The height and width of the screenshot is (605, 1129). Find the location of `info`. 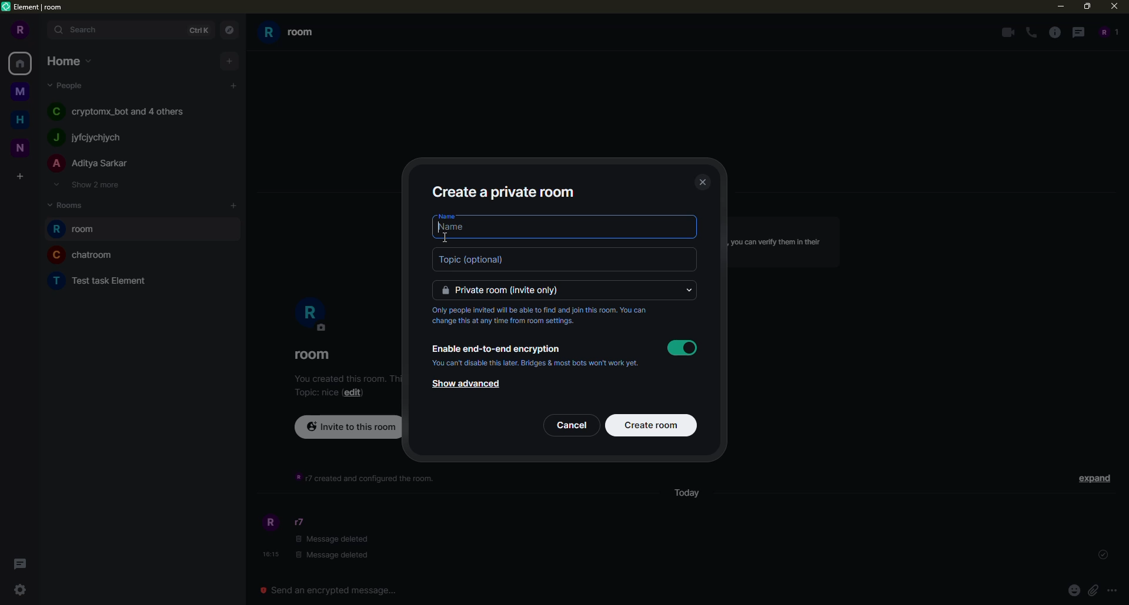

info is located at coordinates (544, 316).